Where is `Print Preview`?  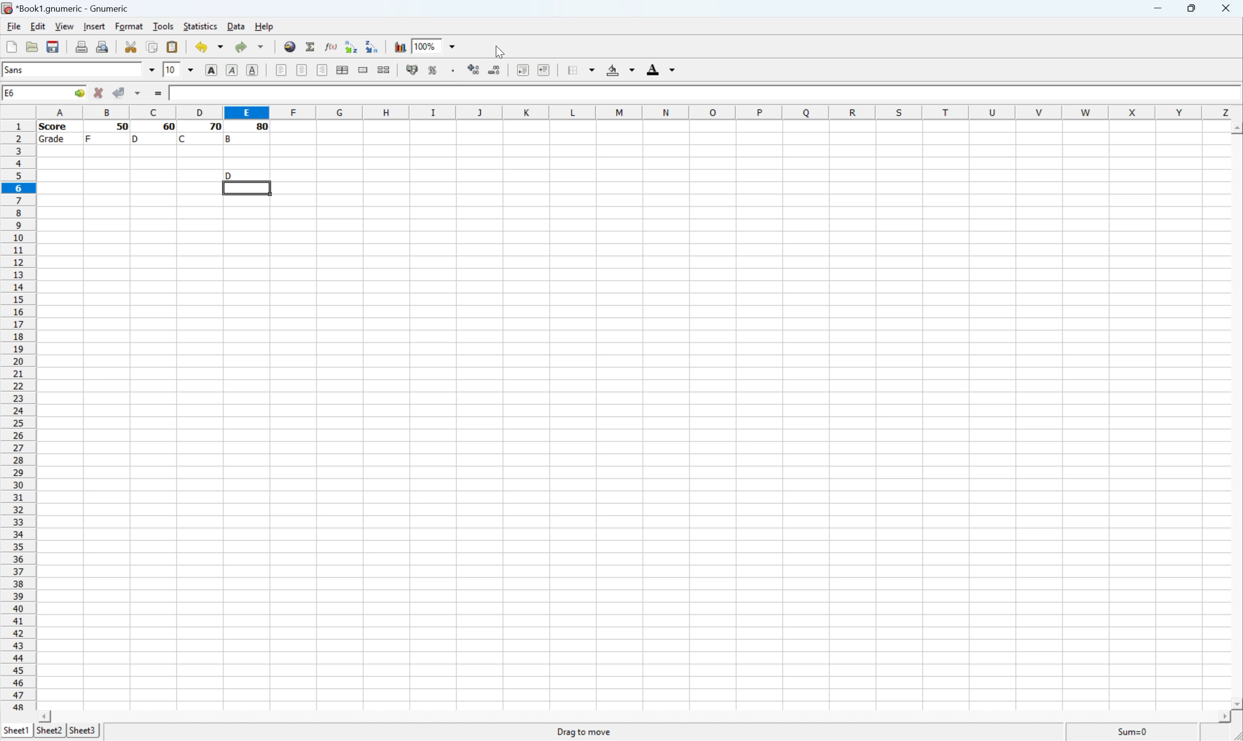 Print Preview is located at coordinates (105, 47).